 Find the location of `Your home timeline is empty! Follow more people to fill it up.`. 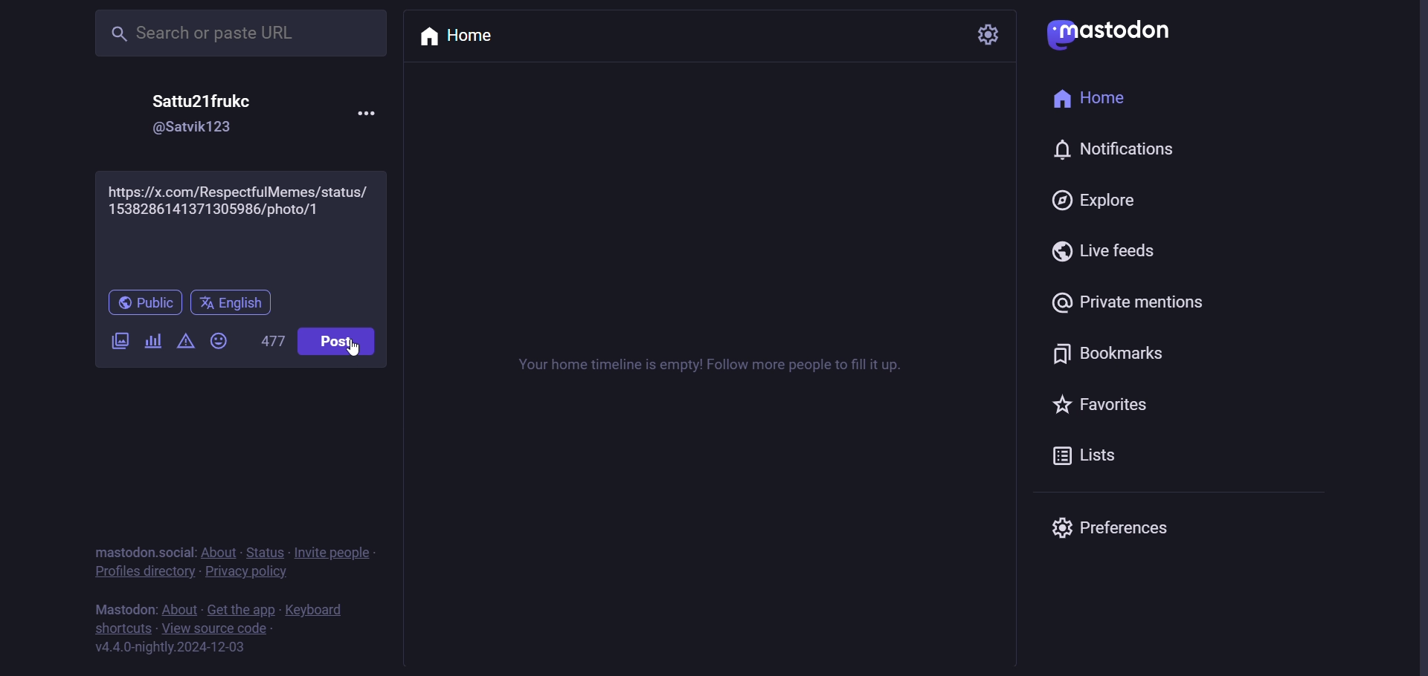

Your home timeline is empty! Follow more people to fill it up. is located at coordinates (724, 365).